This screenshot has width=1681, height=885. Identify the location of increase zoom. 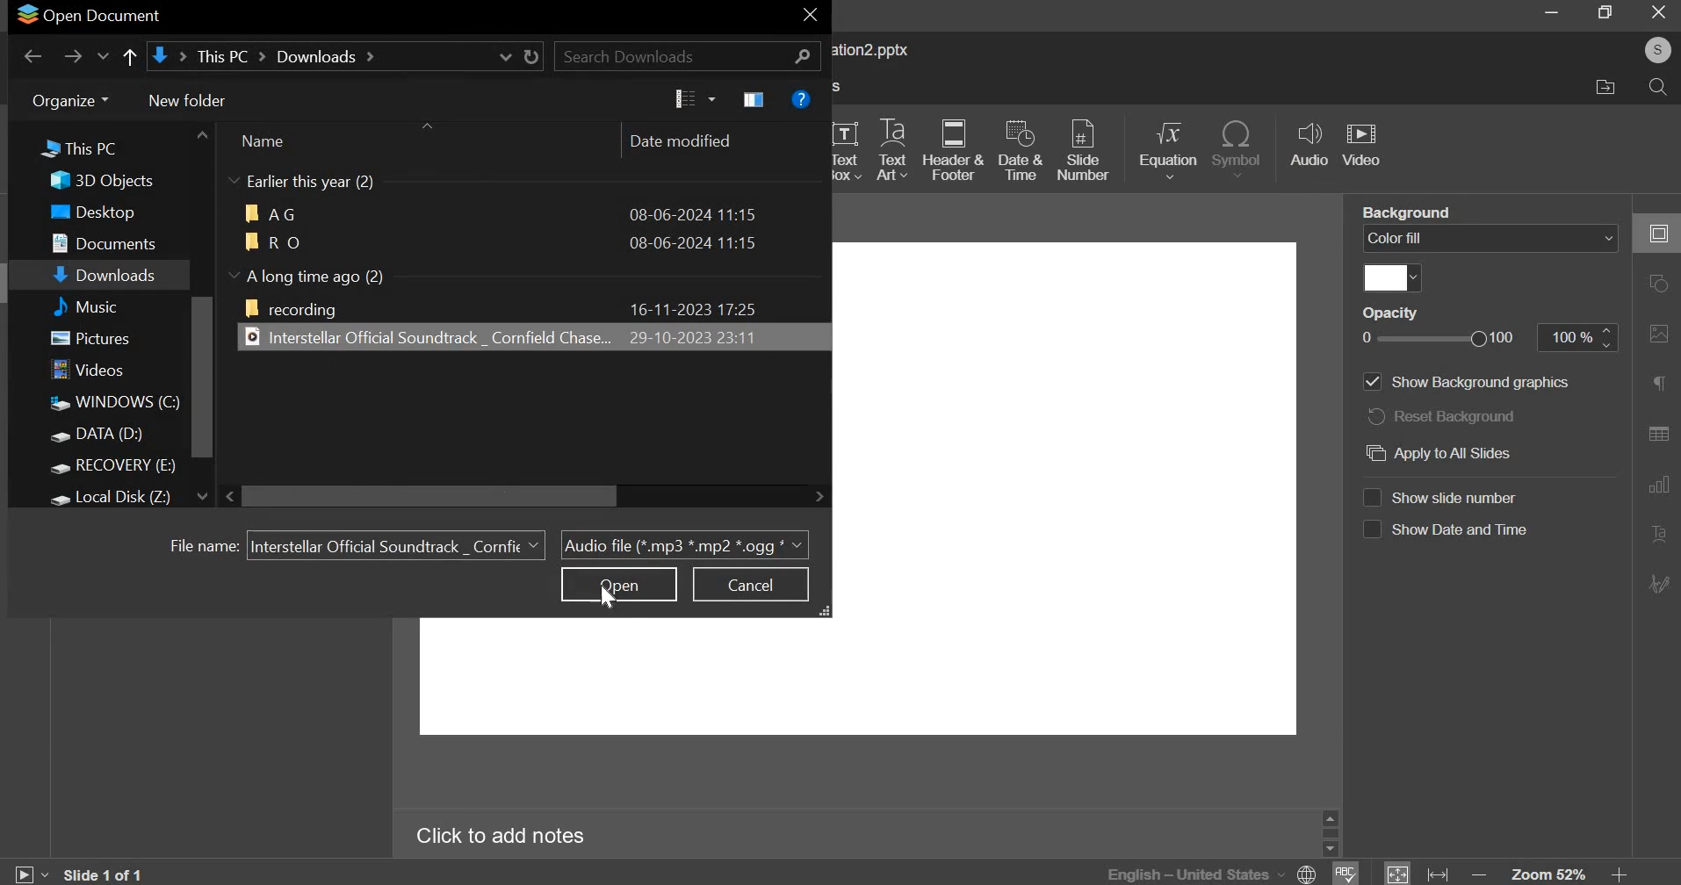
(1620, 872).